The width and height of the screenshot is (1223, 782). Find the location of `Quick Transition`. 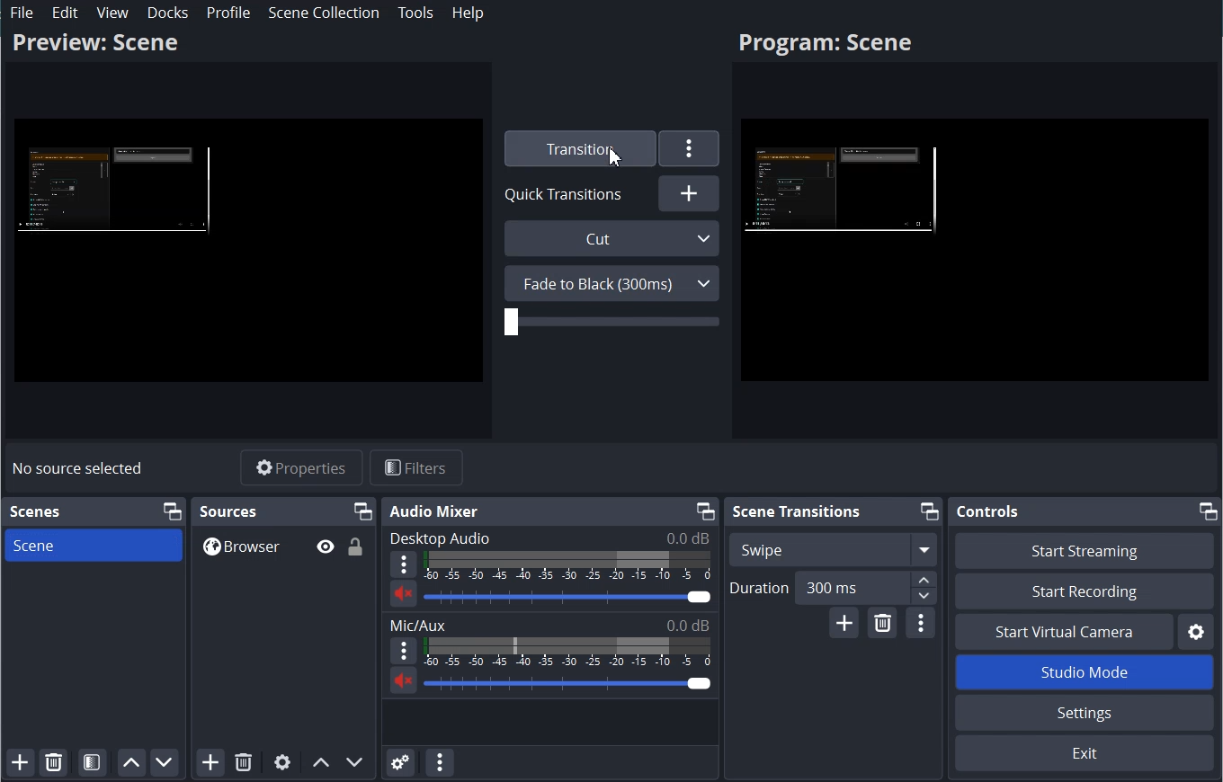

Quick Transition is located at coordinates (569, 193).